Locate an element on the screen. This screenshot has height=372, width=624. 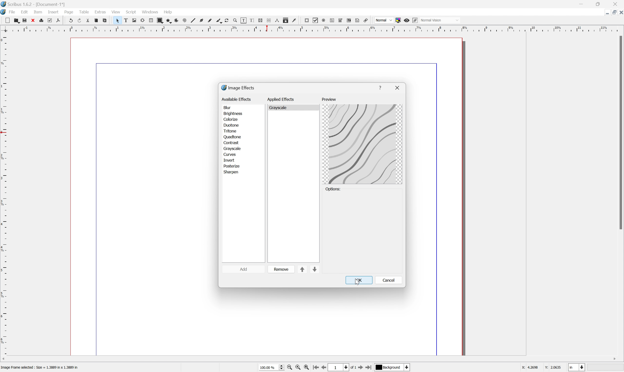
Save is located at coordinates (26, 20).